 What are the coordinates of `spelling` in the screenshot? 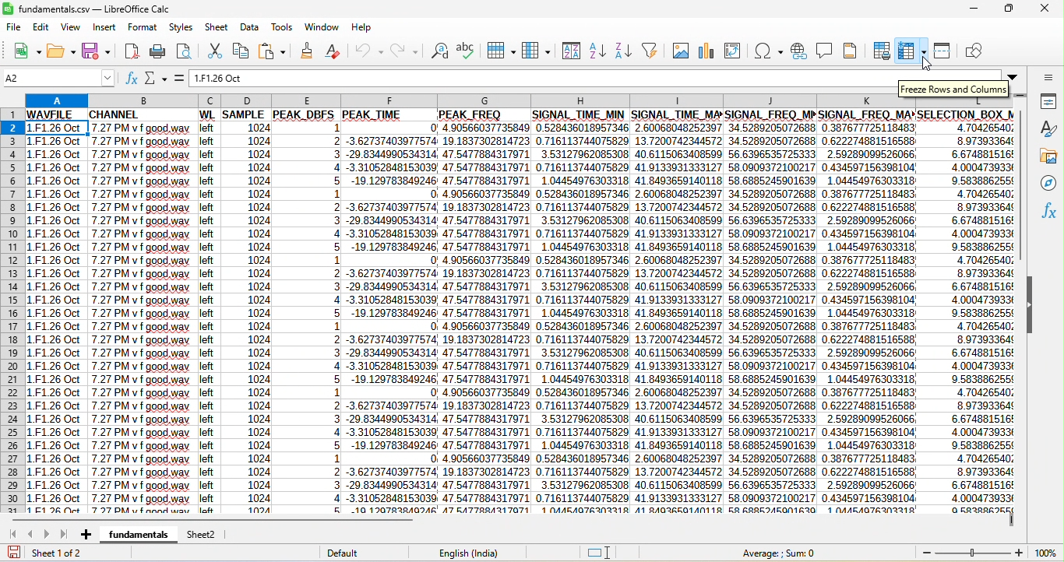 It's located at (467, 47).